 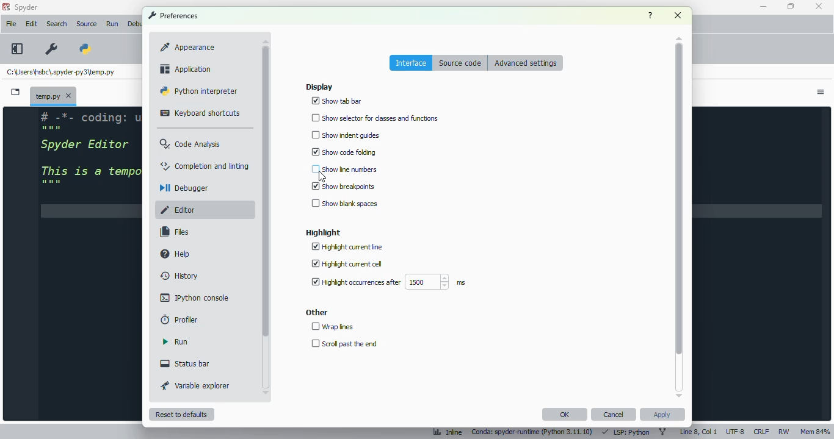 What do you see at coordinates (663, 414) in the screenshot?
I see `apply` at bounding box center [663, 414].